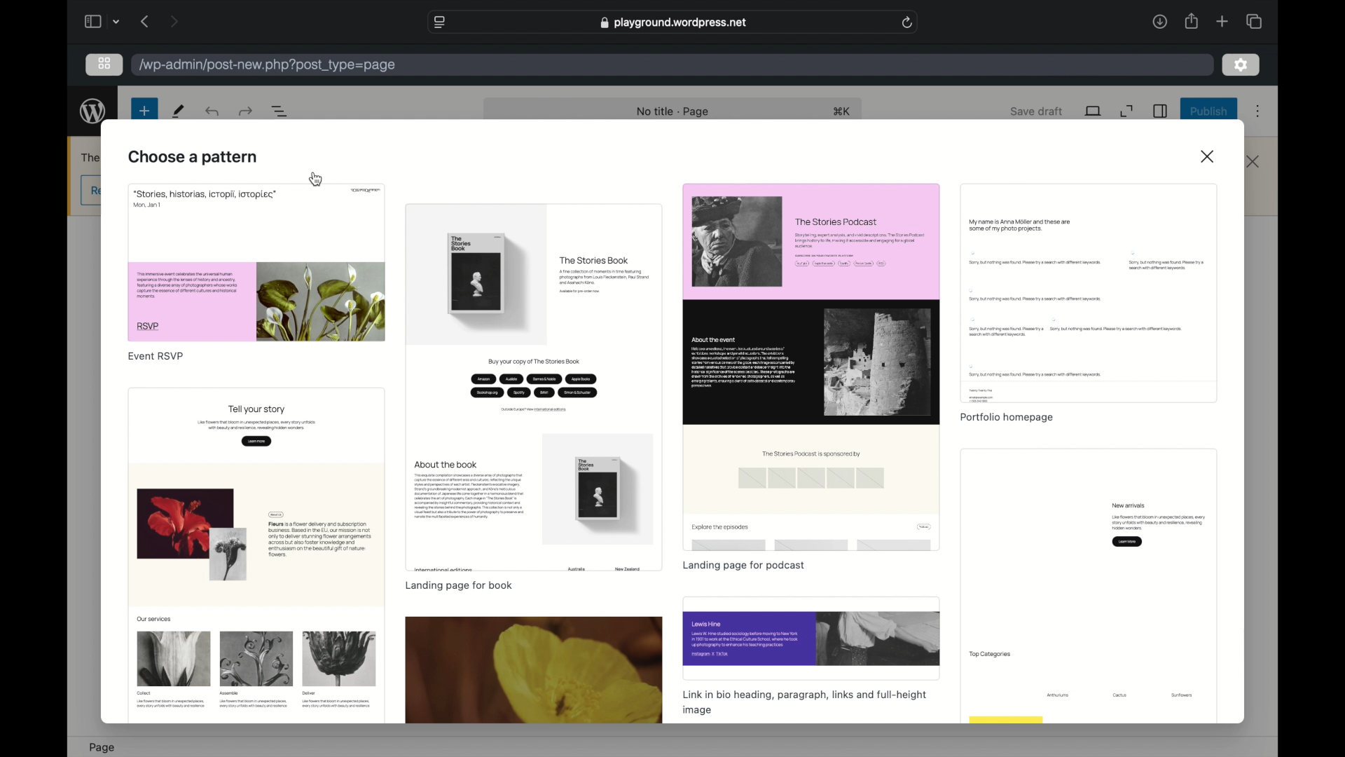  What do you see at coordinates (174, 21) in the screenshot?
I see `next page` at bounding box center [174, 21].